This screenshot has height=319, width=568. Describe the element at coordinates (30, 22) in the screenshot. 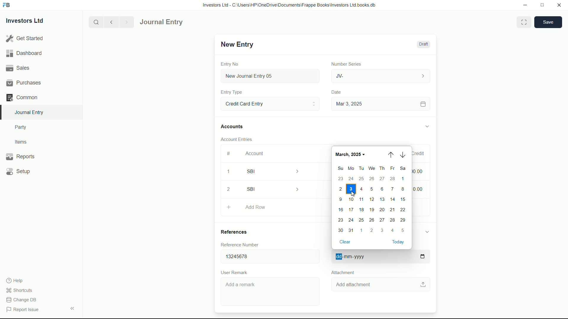

I see `Investors Ltd` at that location.